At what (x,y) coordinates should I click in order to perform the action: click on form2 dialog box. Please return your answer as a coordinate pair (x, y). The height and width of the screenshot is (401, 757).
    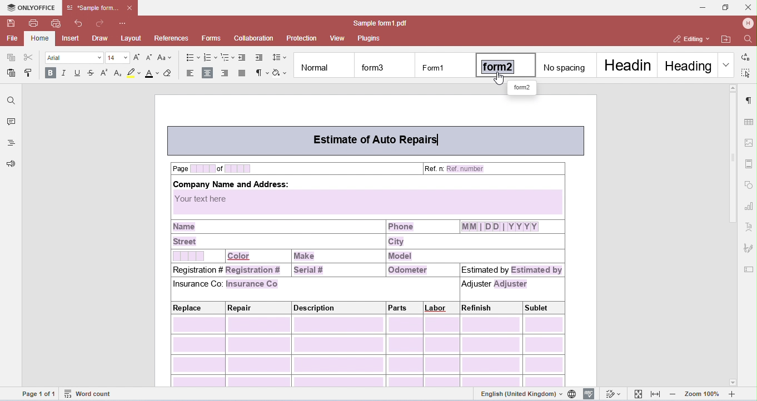
    Looking at the image, I should click on (522, 88).